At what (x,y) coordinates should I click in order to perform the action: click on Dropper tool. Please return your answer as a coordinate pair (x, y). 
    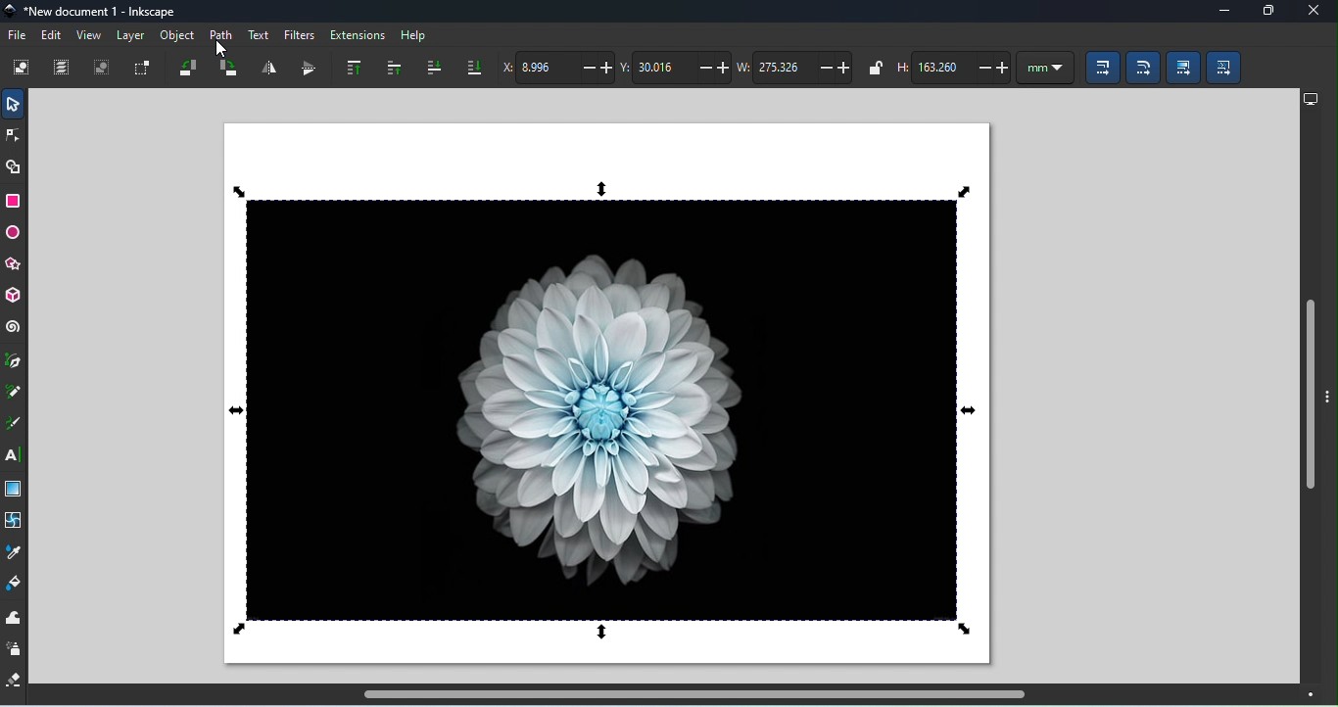
    Looking at the image, I should click on (15, 552).